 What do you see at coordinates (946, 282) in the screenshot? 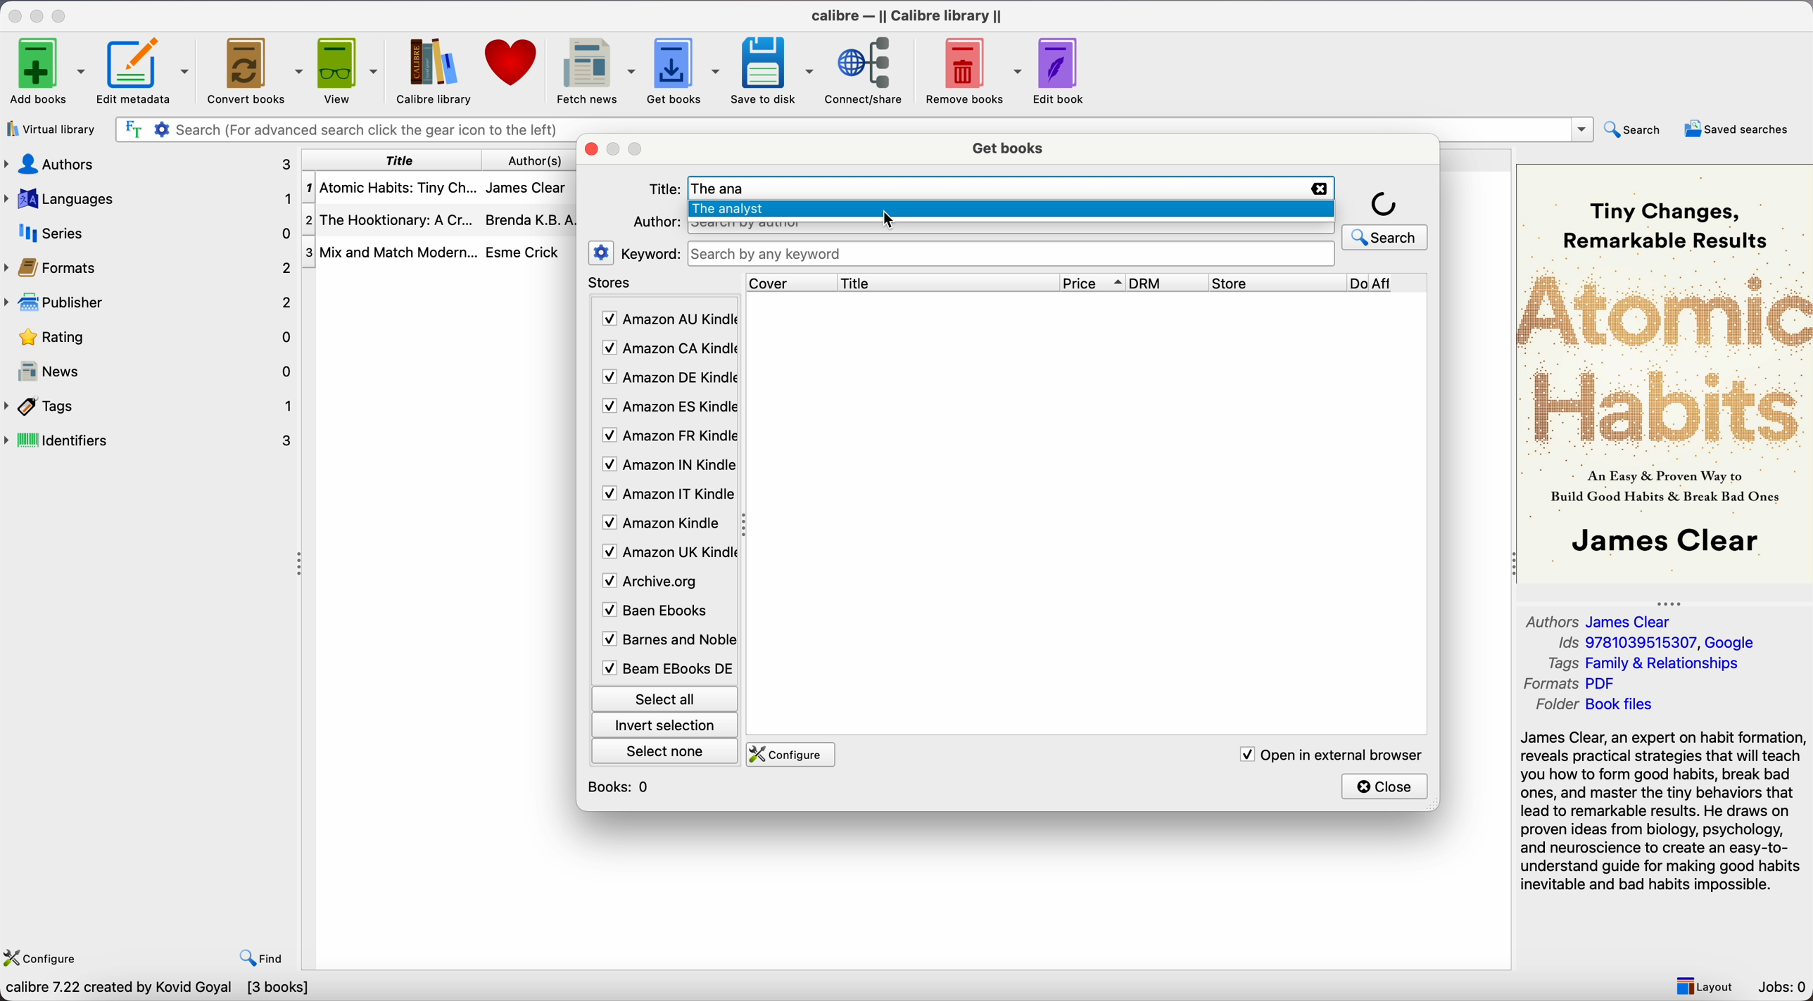
I see `title` at bounding box center [946, 282].